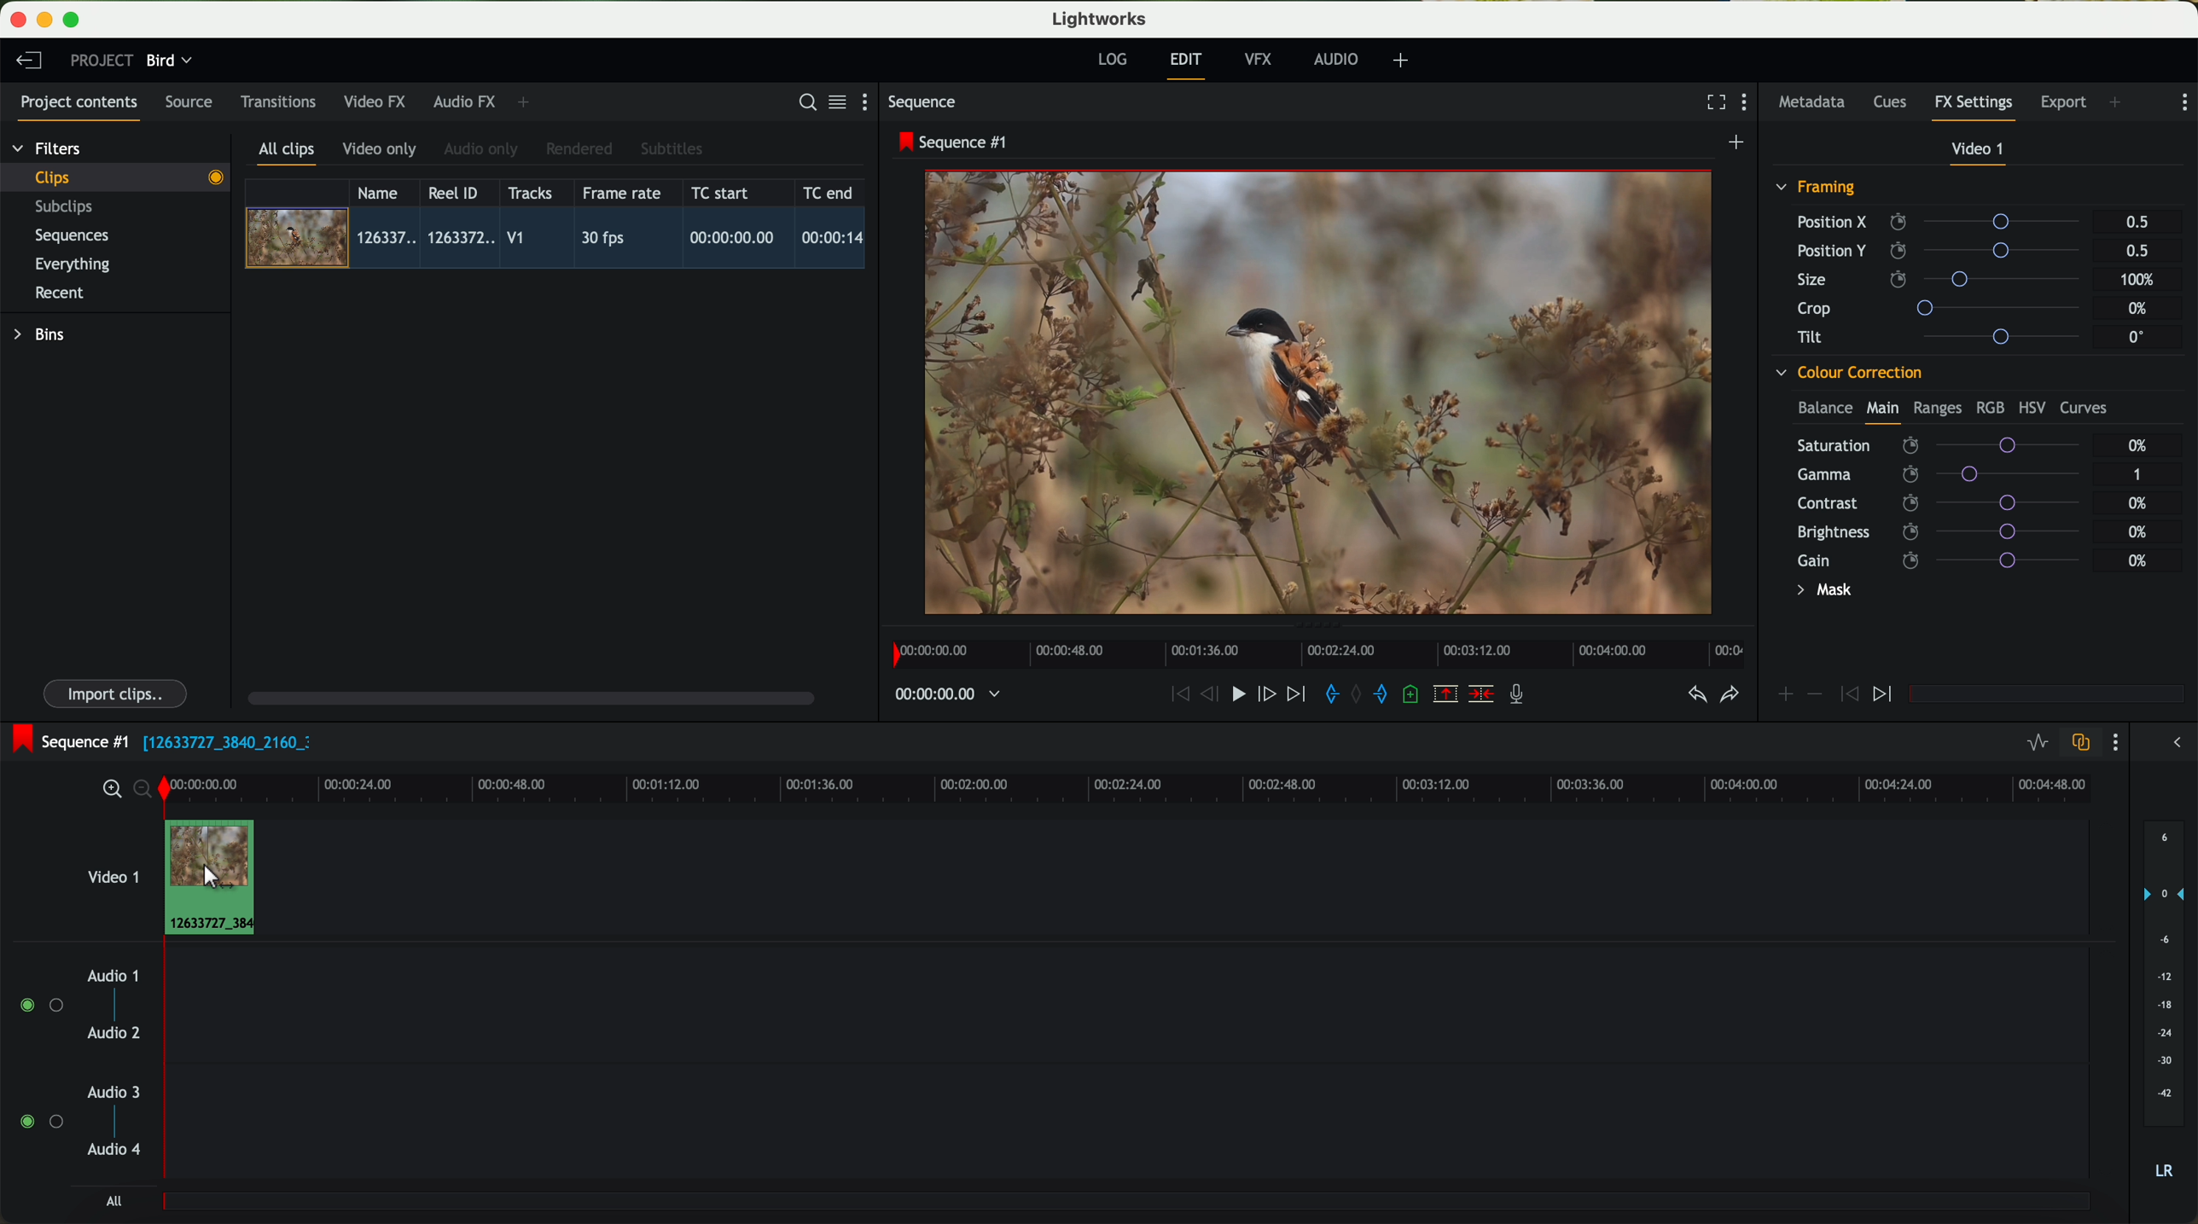  I want to click on show settings menu, so click(1748, 104).